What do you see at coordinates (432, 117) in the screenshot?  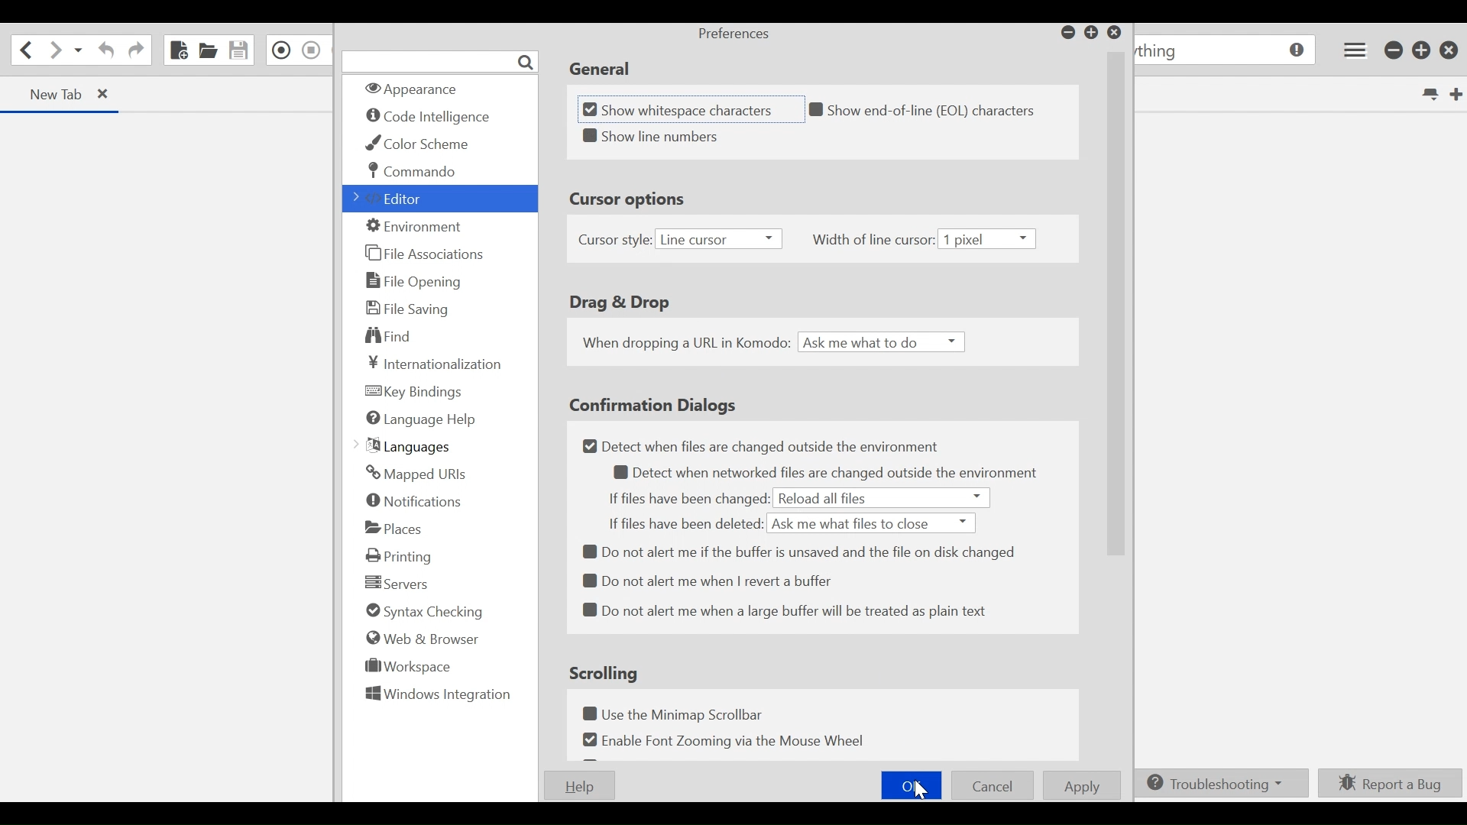 I see `Code intelligence` at bounding box center [432, 117].